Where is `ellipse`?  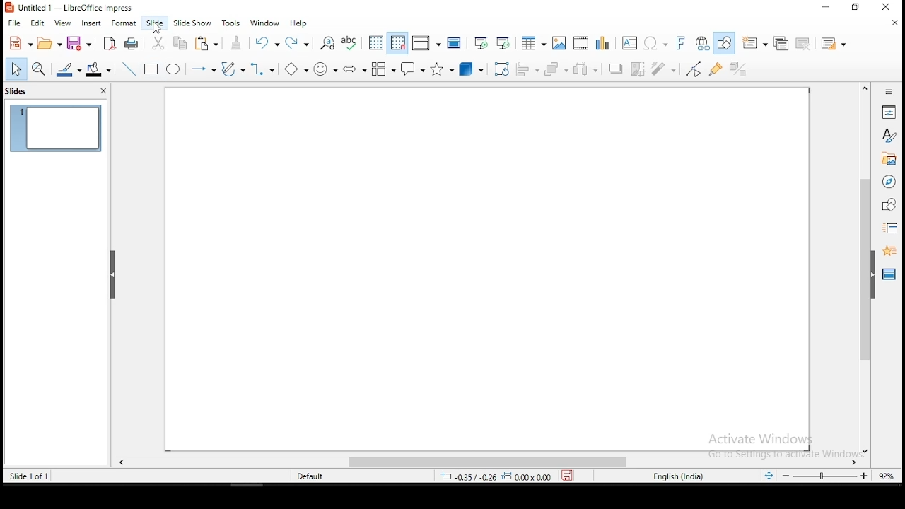 ellipse is located at coordinates (174, 69).